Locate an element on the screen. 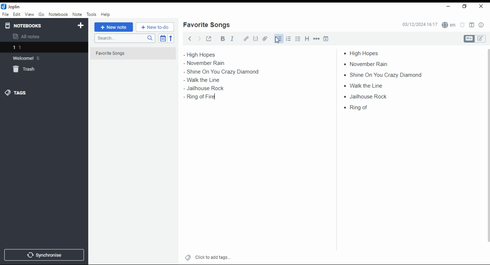 The width and height of the screenshot is (490, 265). back is located at coordinates (190, 38).